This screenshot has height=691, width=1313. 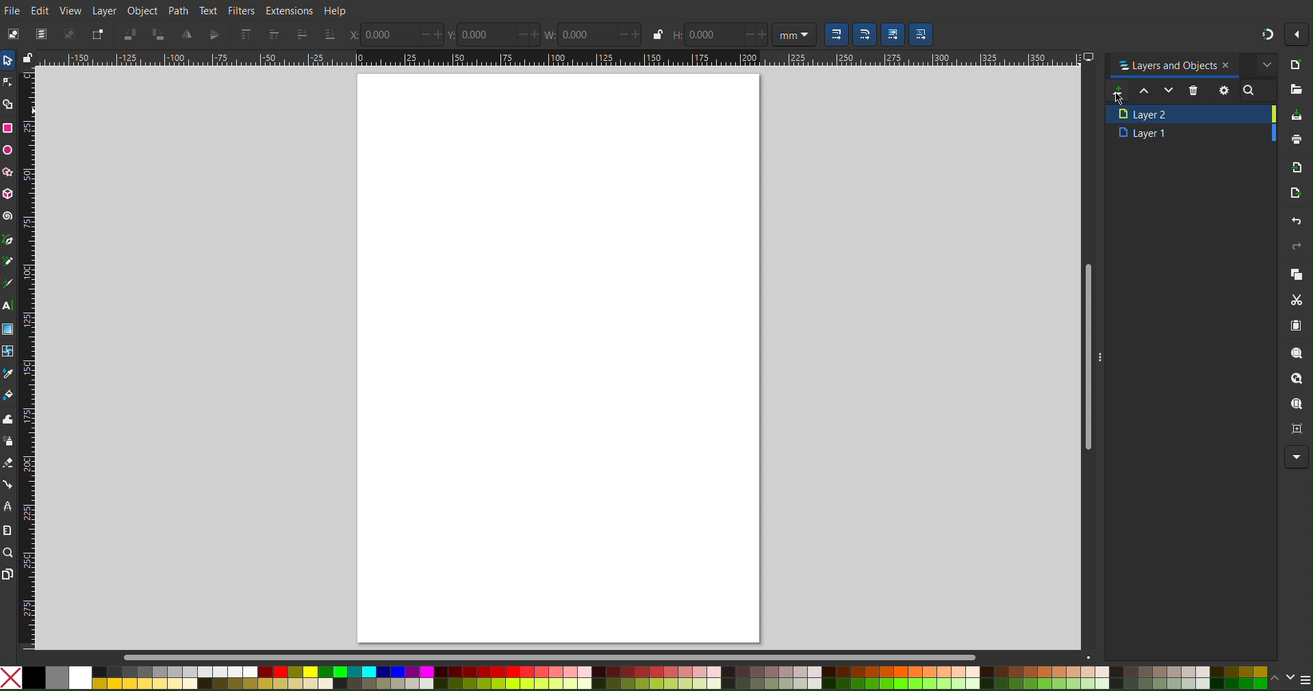 I want to click on Calligraphy Tool, so click(x=11, y=281).